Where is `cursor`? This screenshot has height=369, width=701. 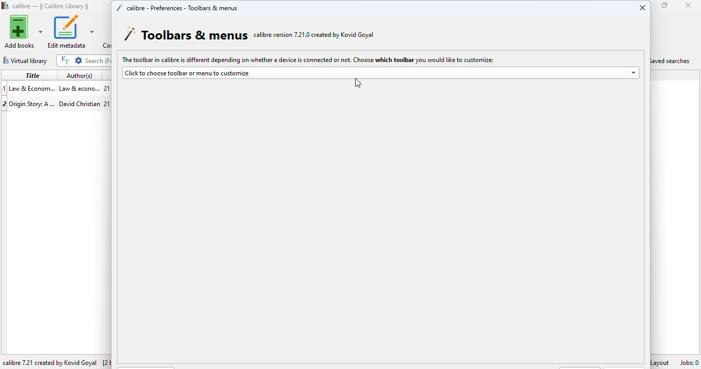 cursor is located at coordinates (358, 84).